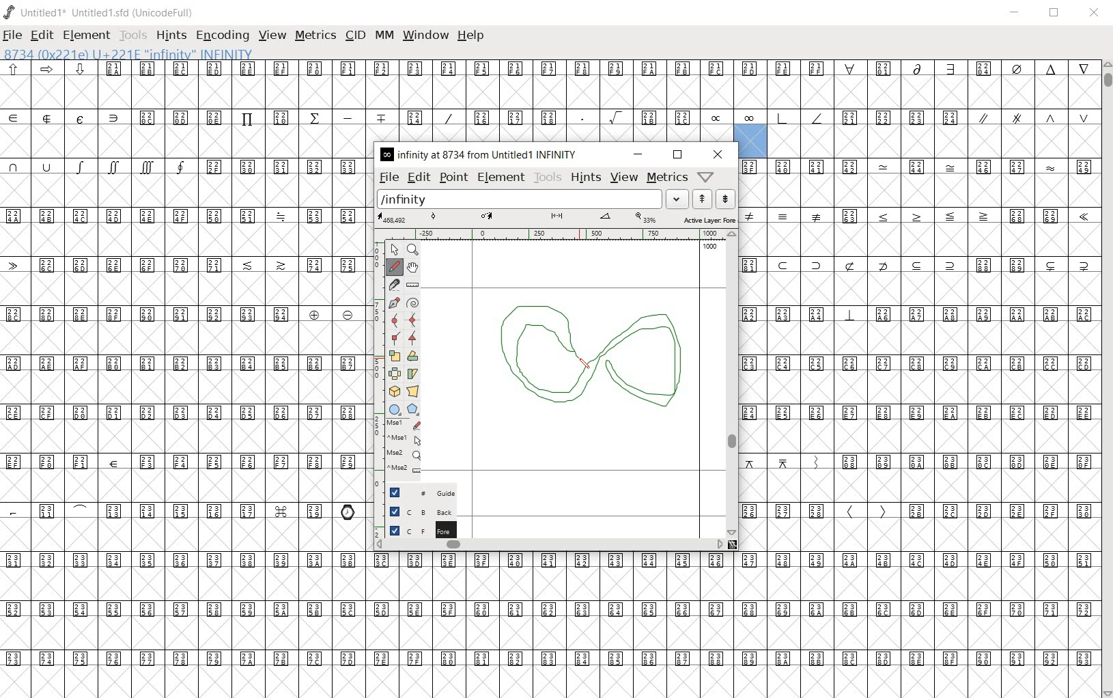  Describe the element at coordinates (802, 166) in the screenshot. I see `Unicode code points` at that location.